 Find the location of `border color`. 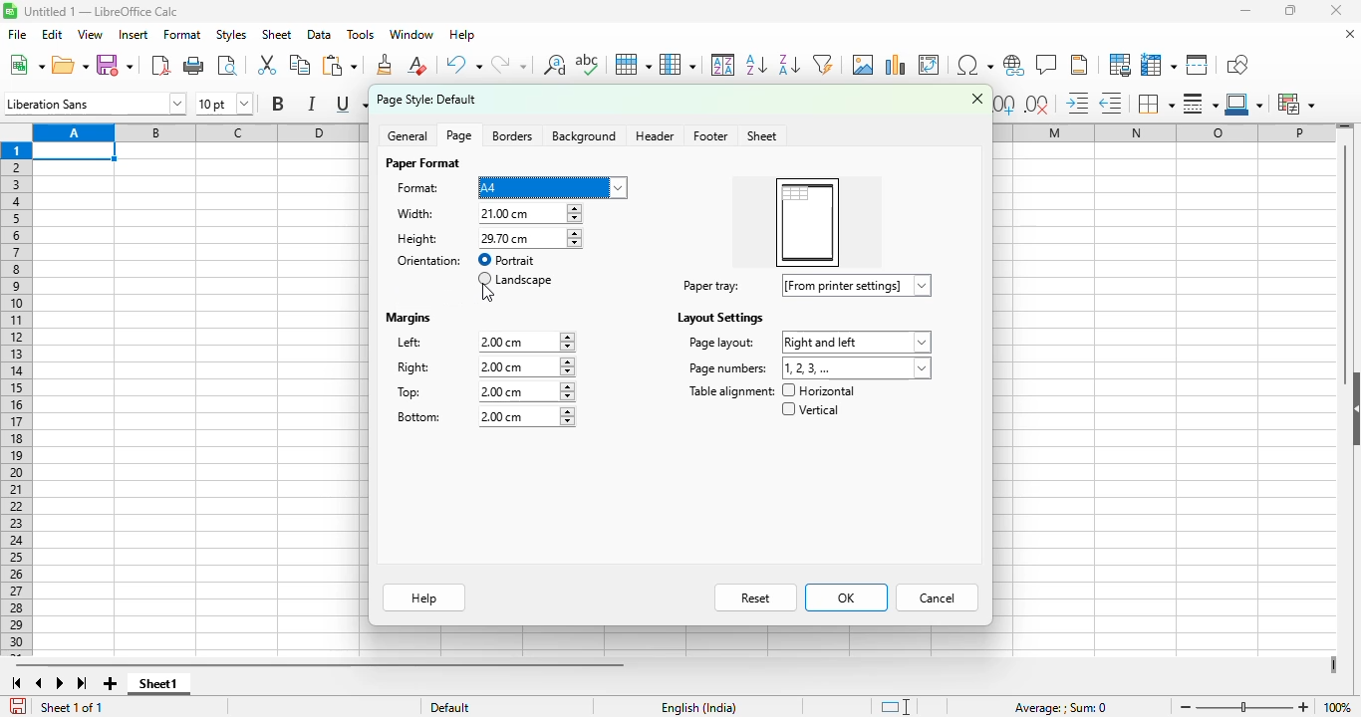

border color is located at coordinates (1243, 104).